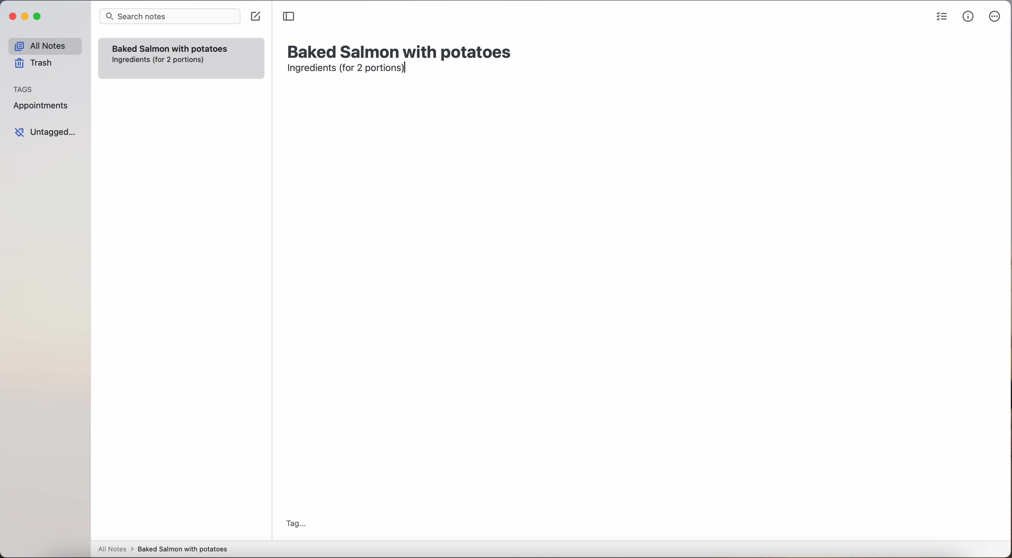 The width and height of the screenshot is (1012, 558). I want to click on toggle sidebar, so click(290, 17).